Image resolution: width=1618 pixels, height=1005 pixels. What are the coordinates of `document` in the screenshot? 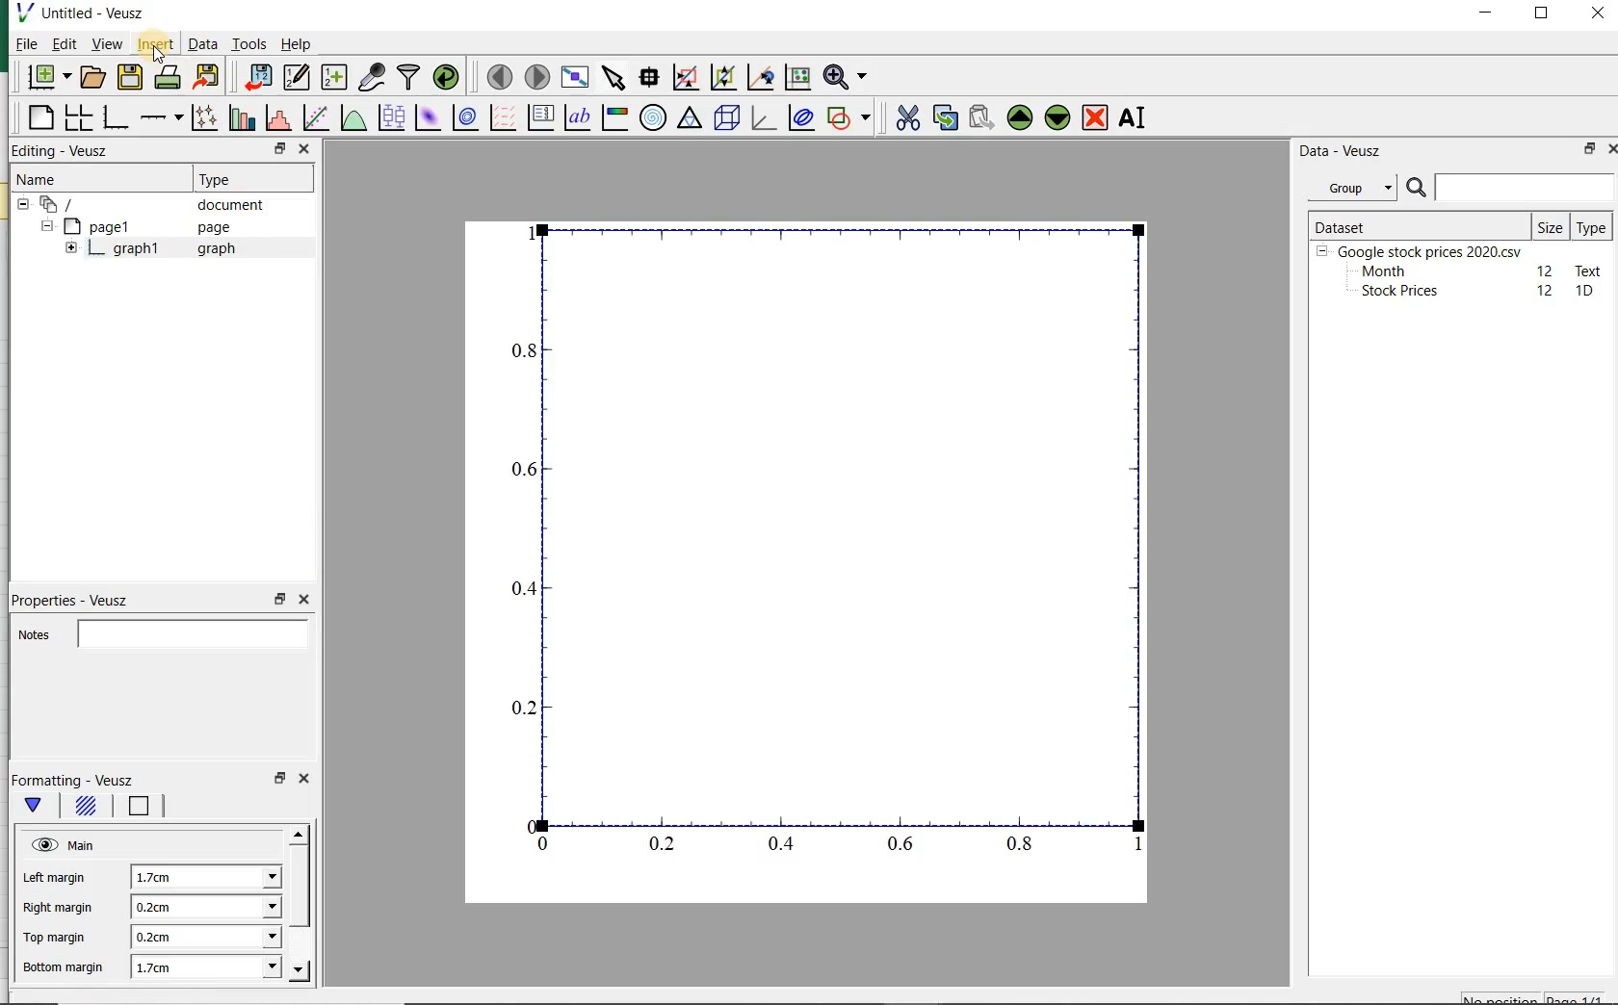 It's located at (149, 205).